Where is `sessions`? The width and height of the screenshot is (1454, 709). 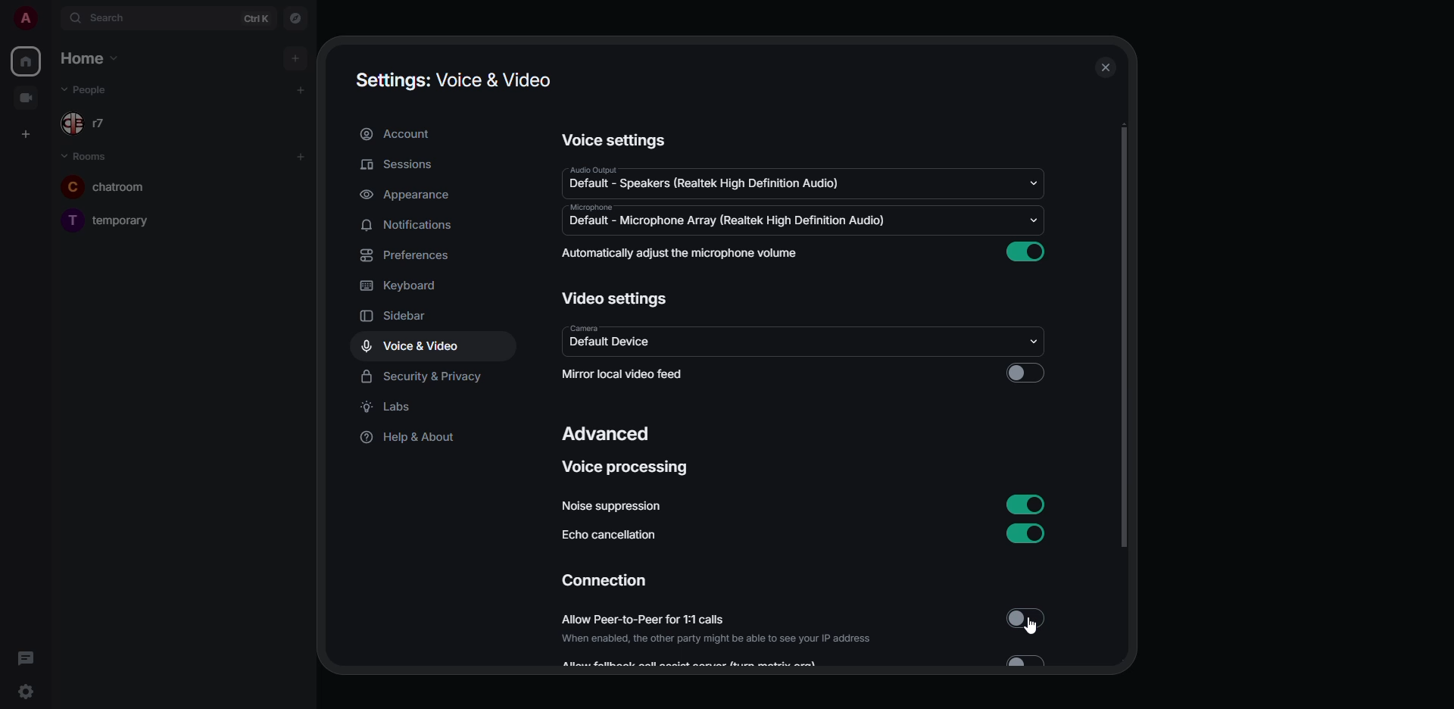
sessions is located at coordinates (402, 165).